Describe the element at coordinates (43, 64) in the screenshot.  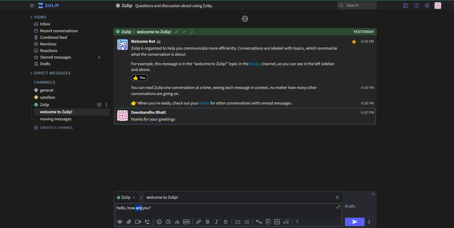
I see `Drafts` at that location.